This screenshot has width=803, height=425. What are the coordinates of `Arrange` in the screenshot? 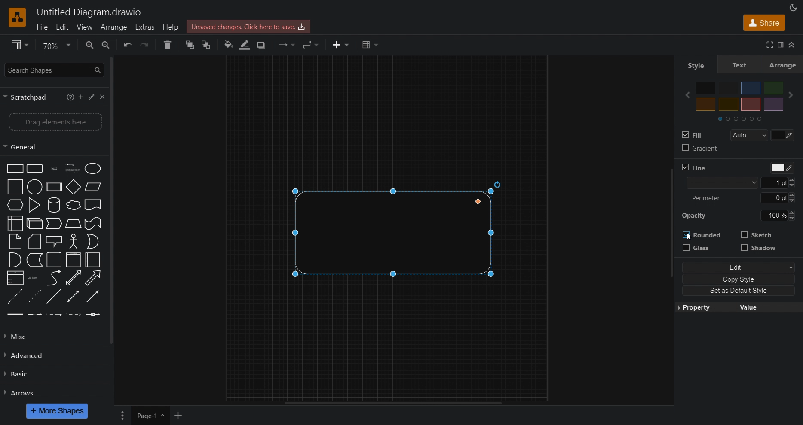 It's located at (116, 27).